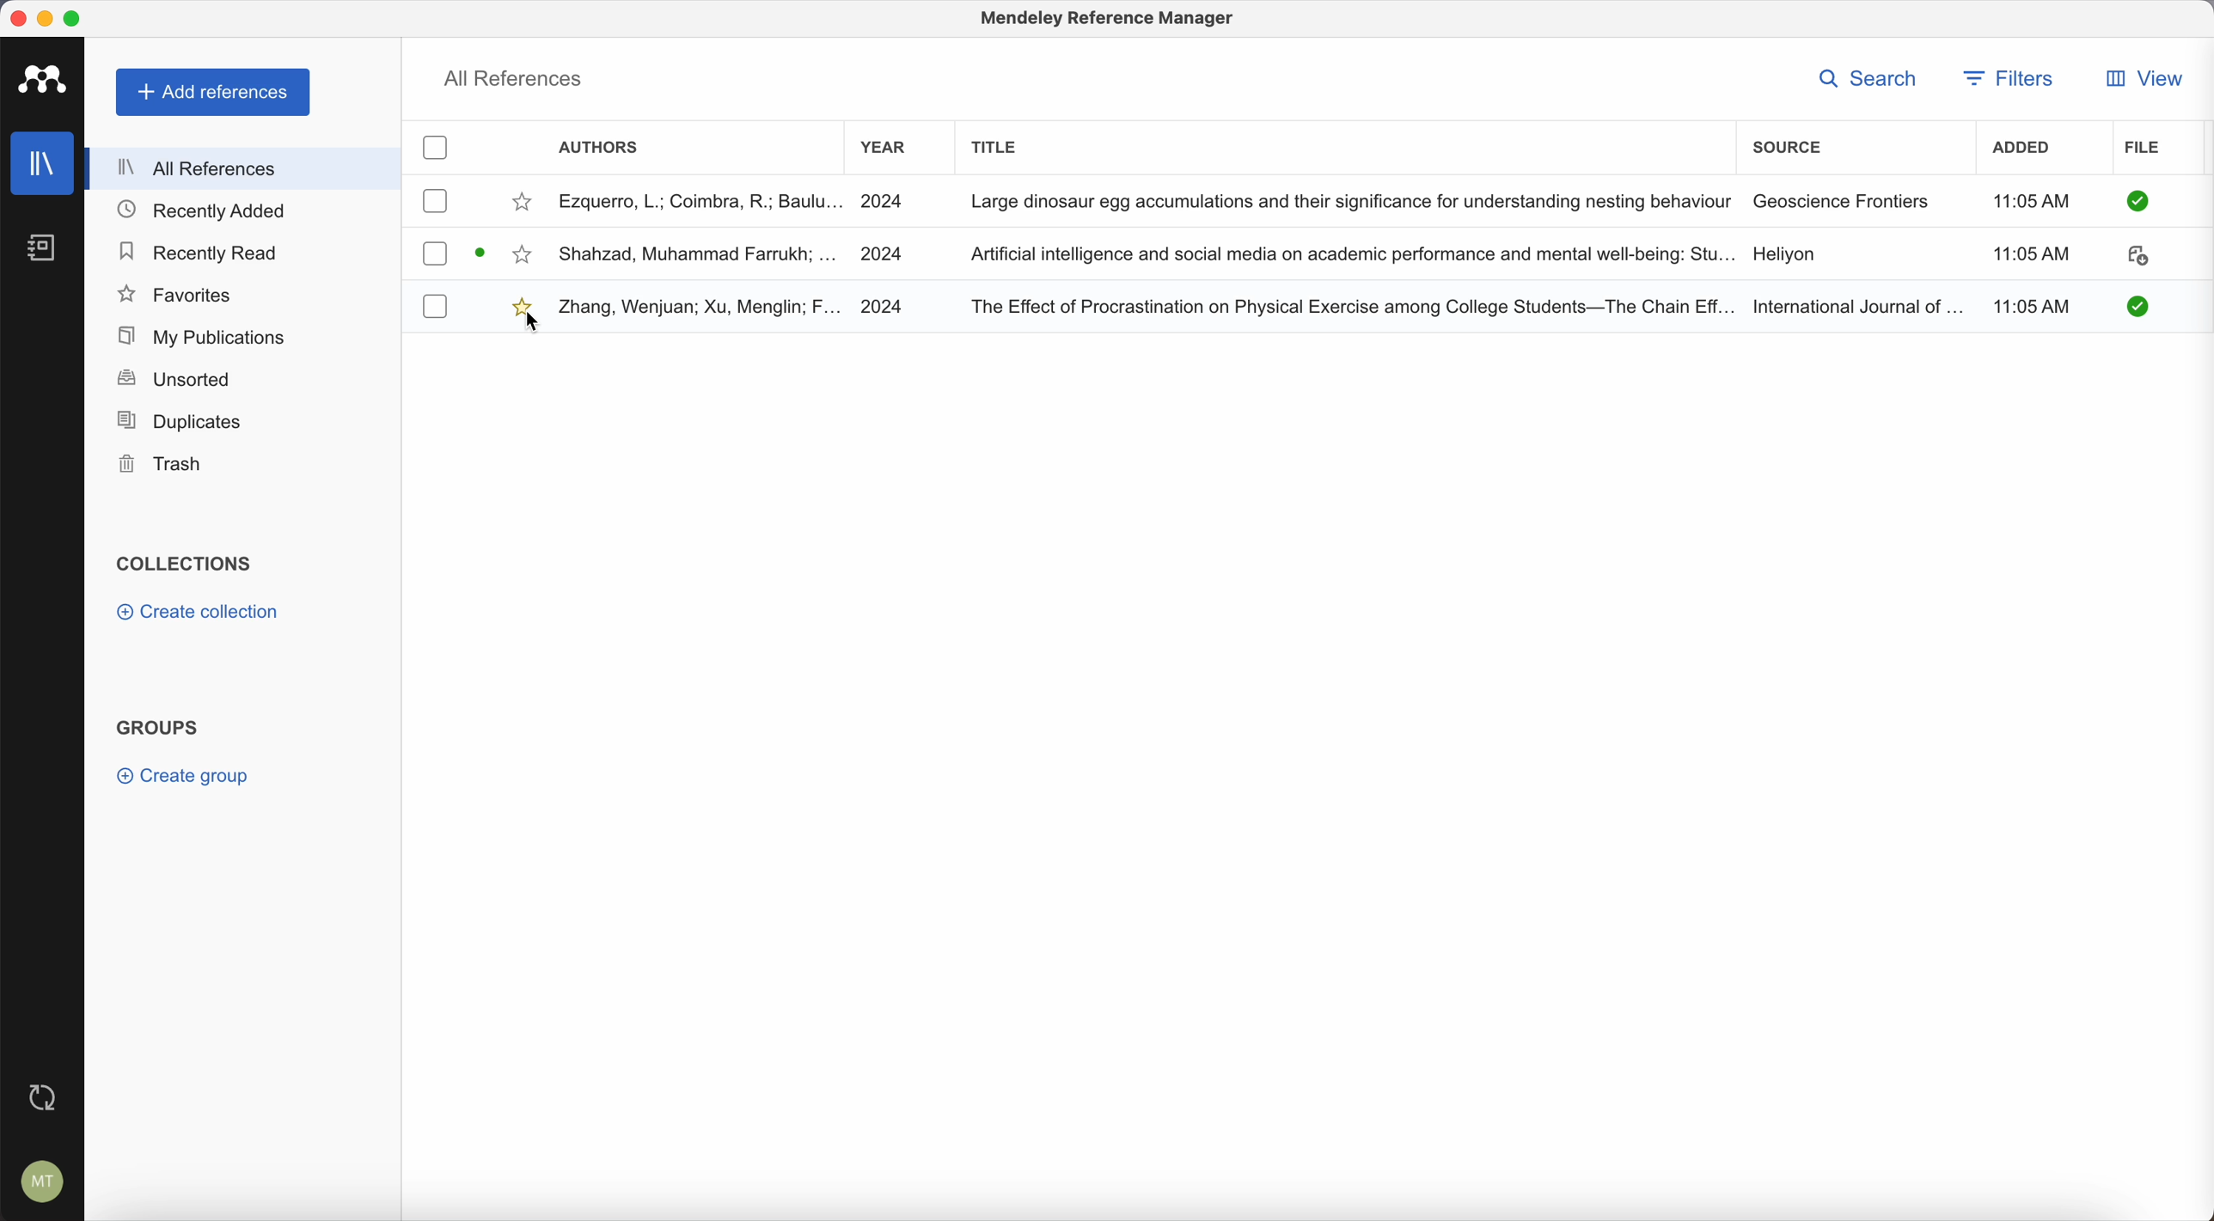 This screenshot has width=2214, height=1221. I want to click on view, so click(2142, 78).